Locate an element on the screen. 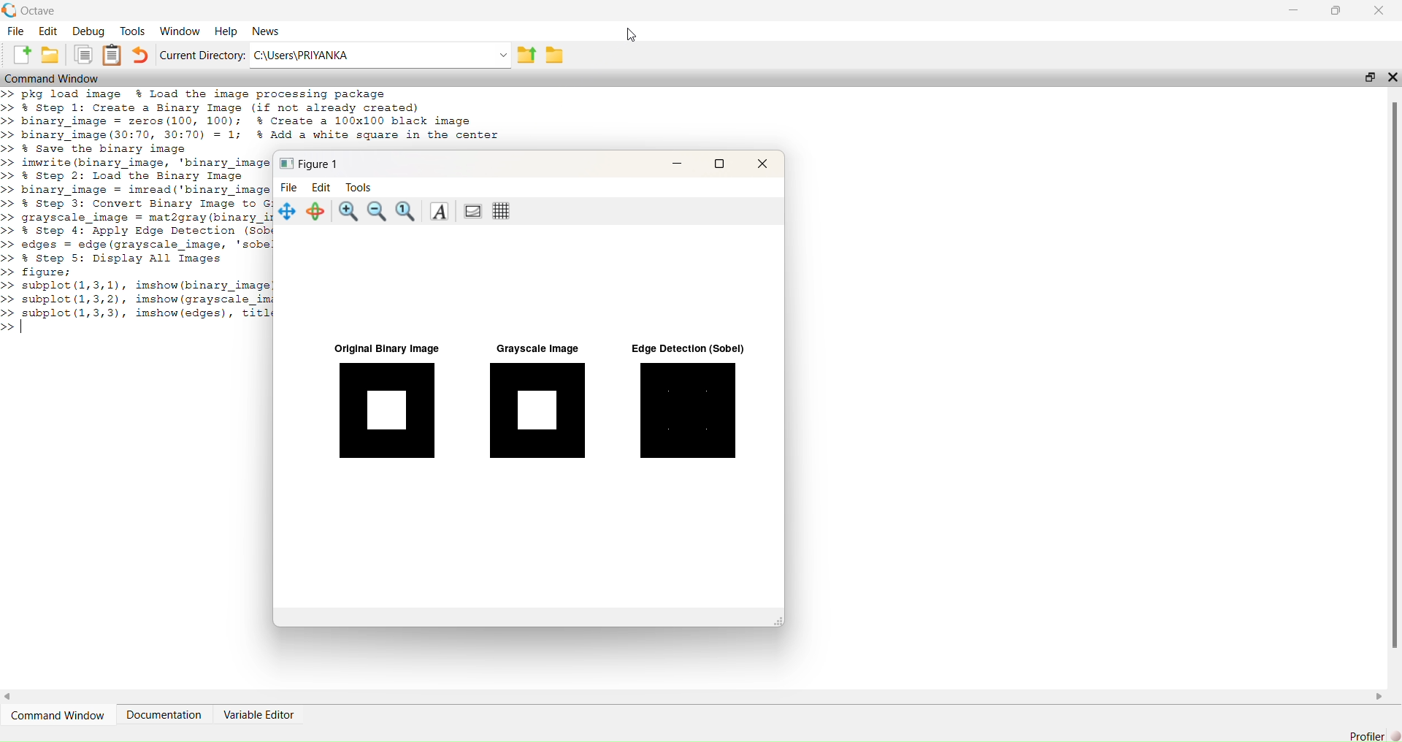  maximise is located at coordinates (1338, 9).